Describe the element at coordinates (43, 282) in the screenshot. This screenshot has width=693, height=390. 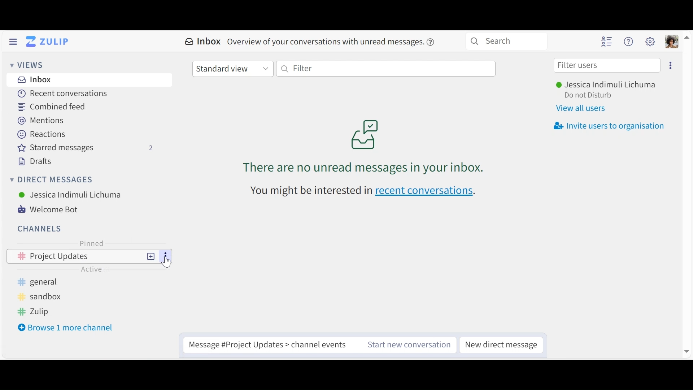
I see `general` at that location.